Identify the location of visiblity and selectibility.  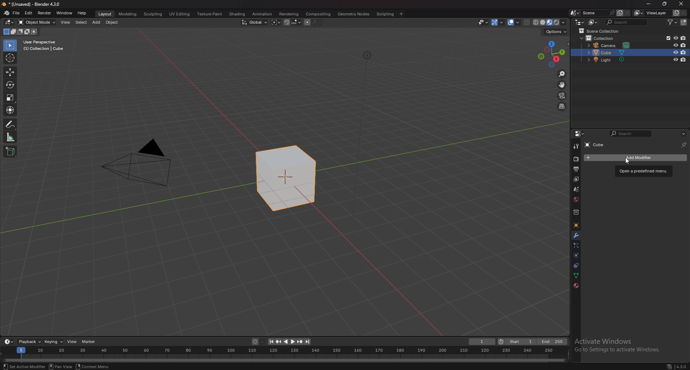
(483, 22).